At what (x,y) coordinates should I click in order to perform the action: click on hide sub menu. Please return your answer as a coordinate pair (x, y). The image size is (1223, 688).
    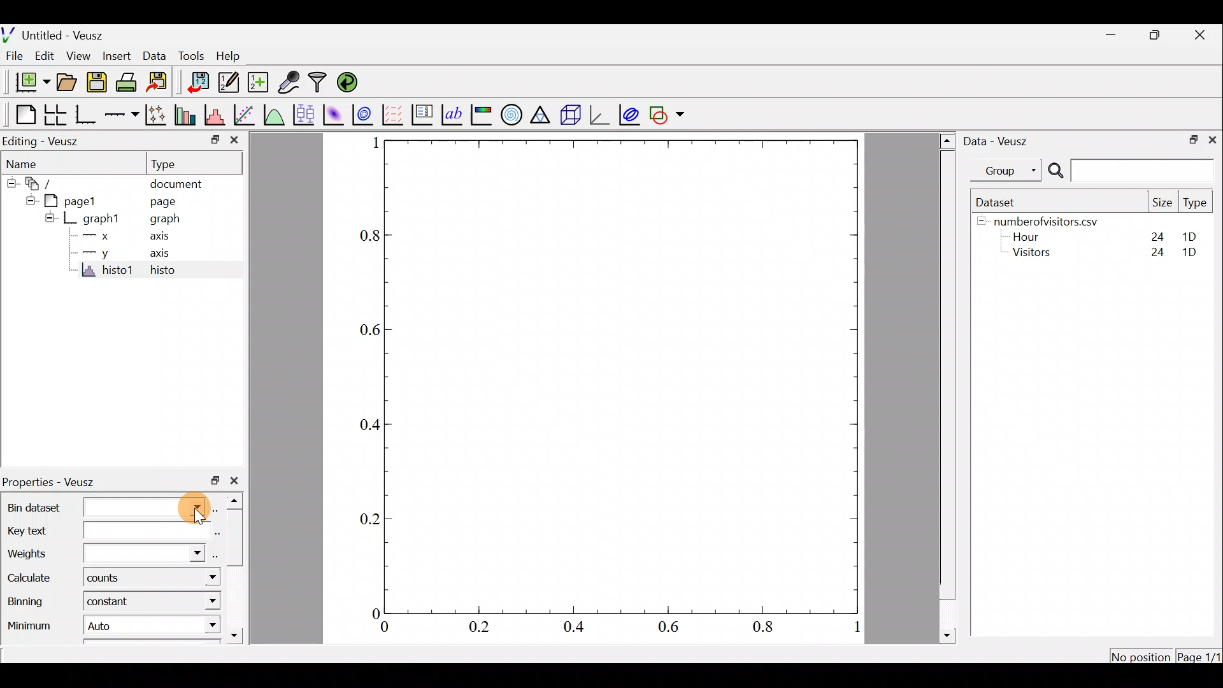
    Looking at the image, I should click on (46, 220).